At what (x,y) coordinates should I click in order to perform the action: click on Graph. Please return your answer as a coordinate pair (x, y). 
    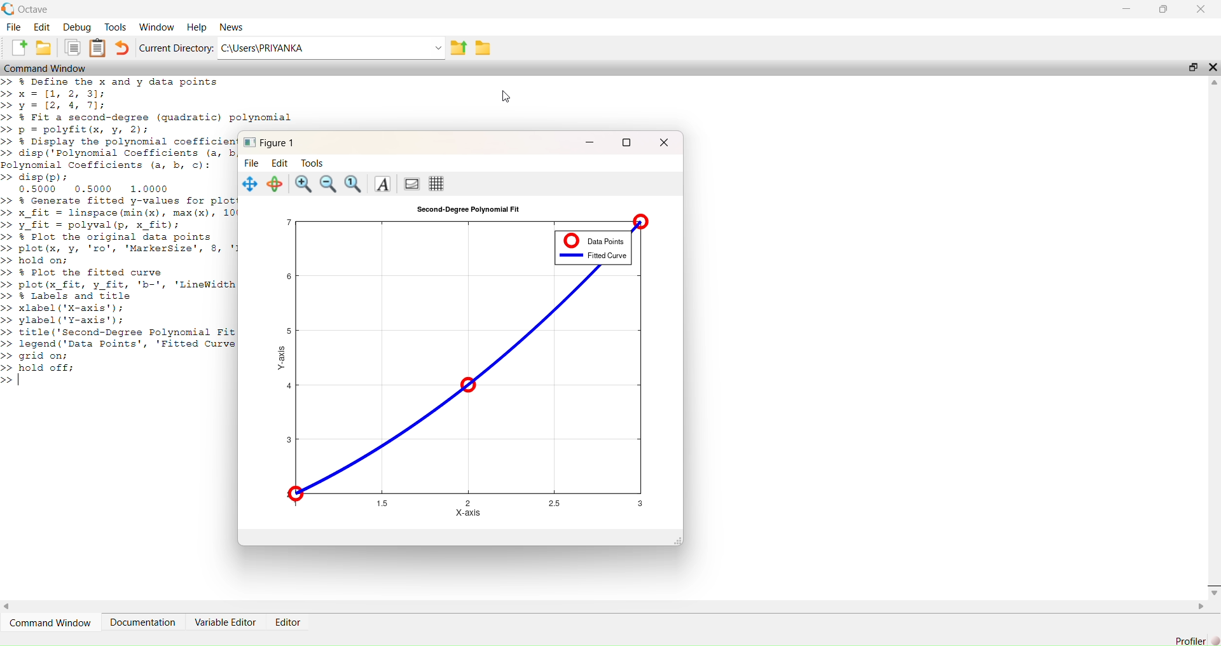
    Looking at the image, I should click on (468, 361).